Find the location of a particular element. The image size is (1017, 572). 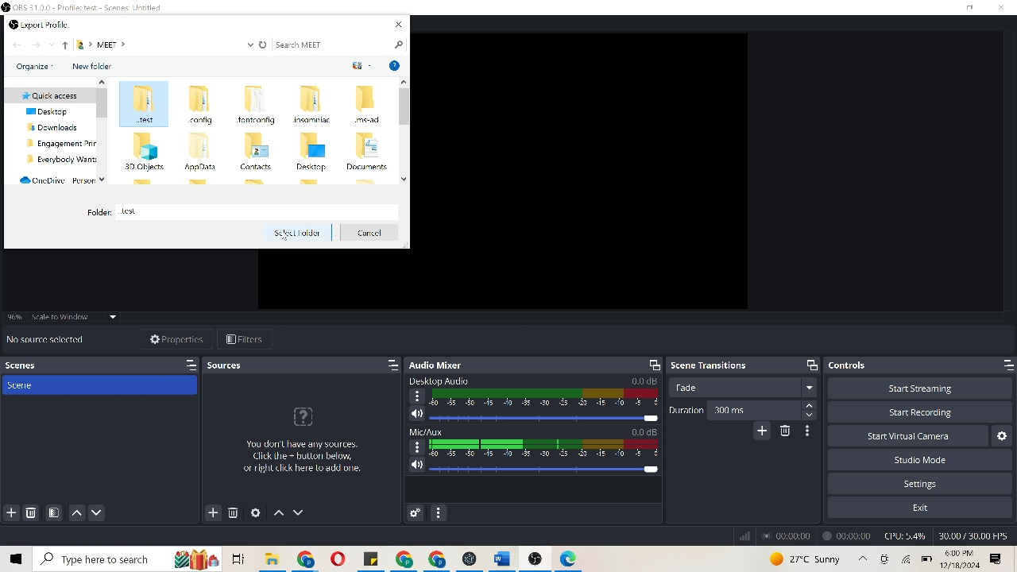

maximize is located at coordinates (188, 365).